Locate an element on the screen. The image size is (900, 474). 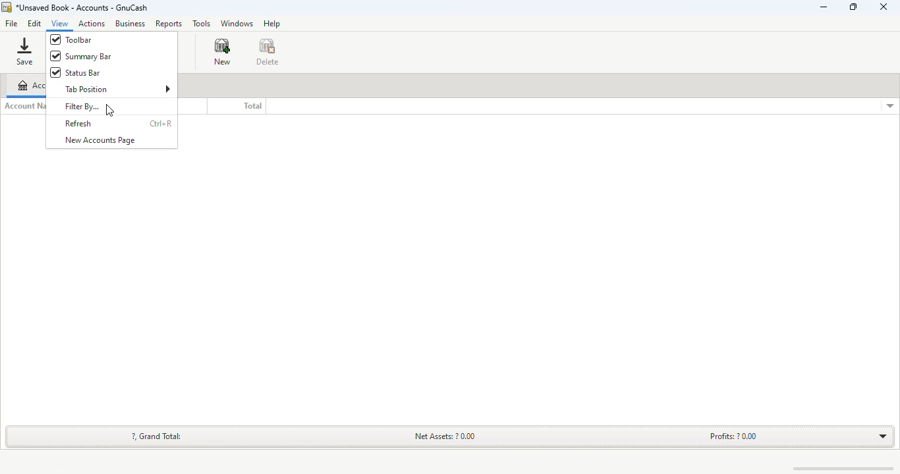
new is located at coordinates (222, 52).